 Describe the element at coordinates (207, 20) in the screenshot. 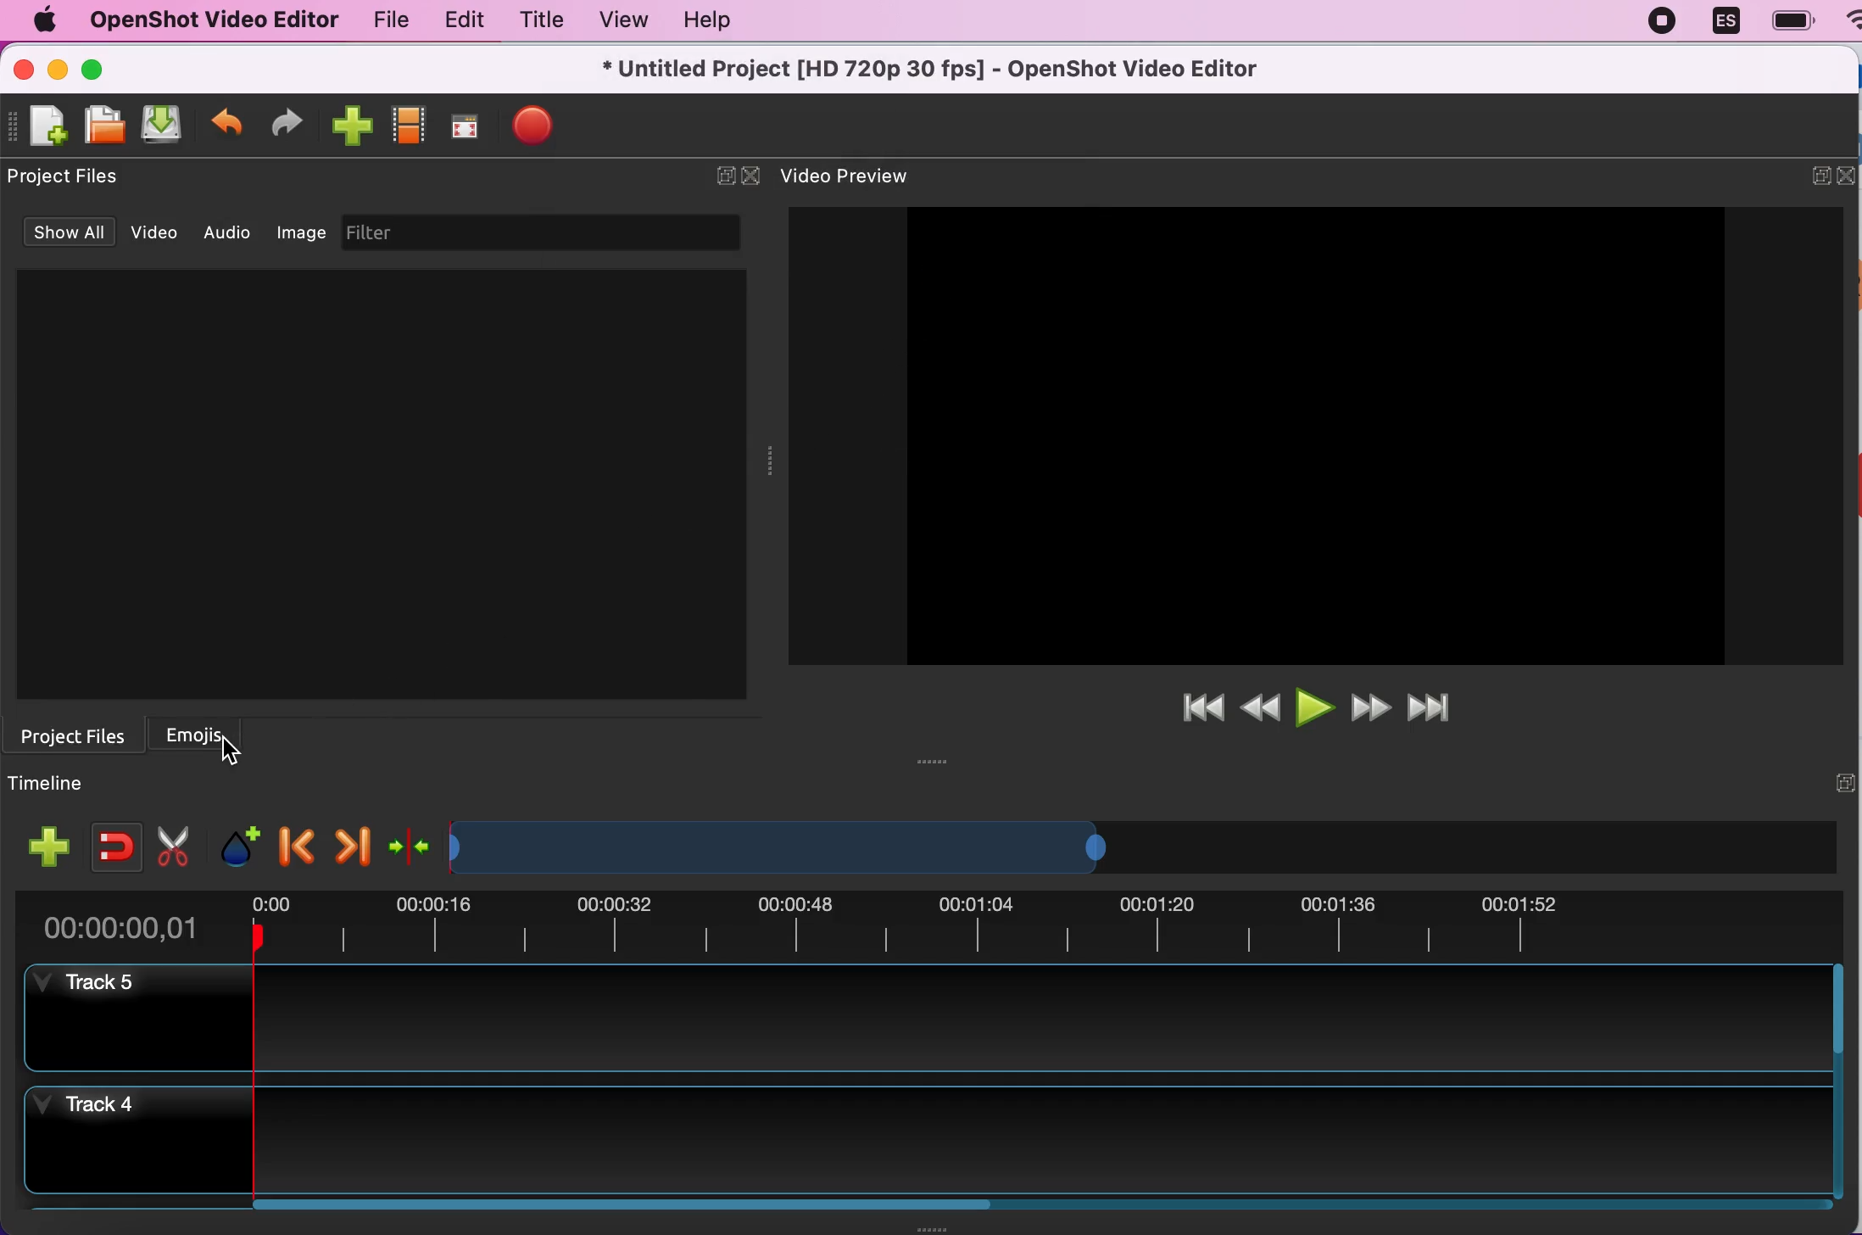

I see `openshot video editor` at that location.